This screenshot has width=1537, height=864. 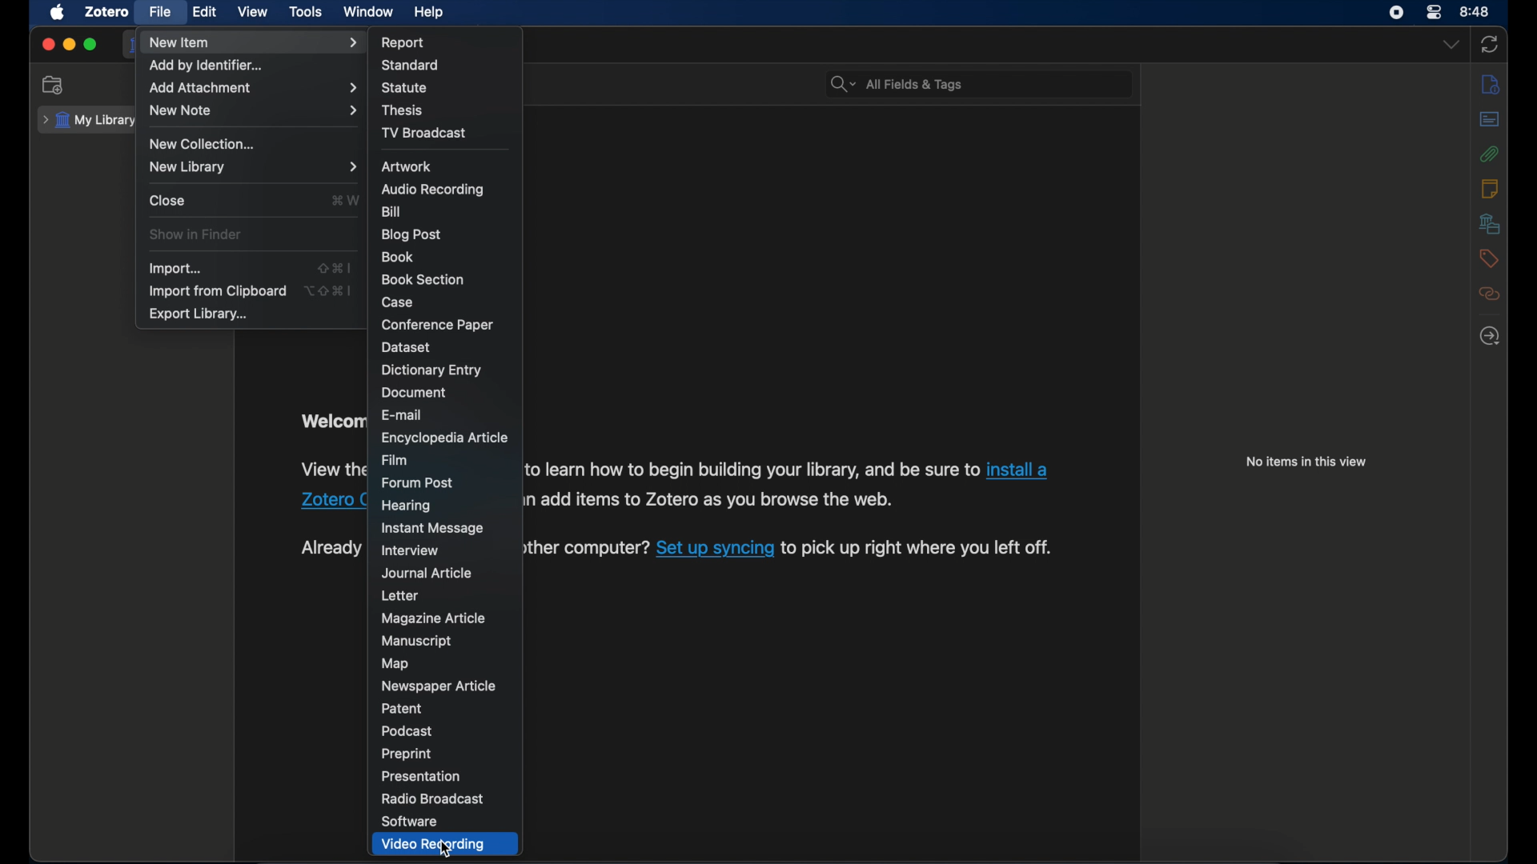 I want to click on import, so click(x=176, y=269).